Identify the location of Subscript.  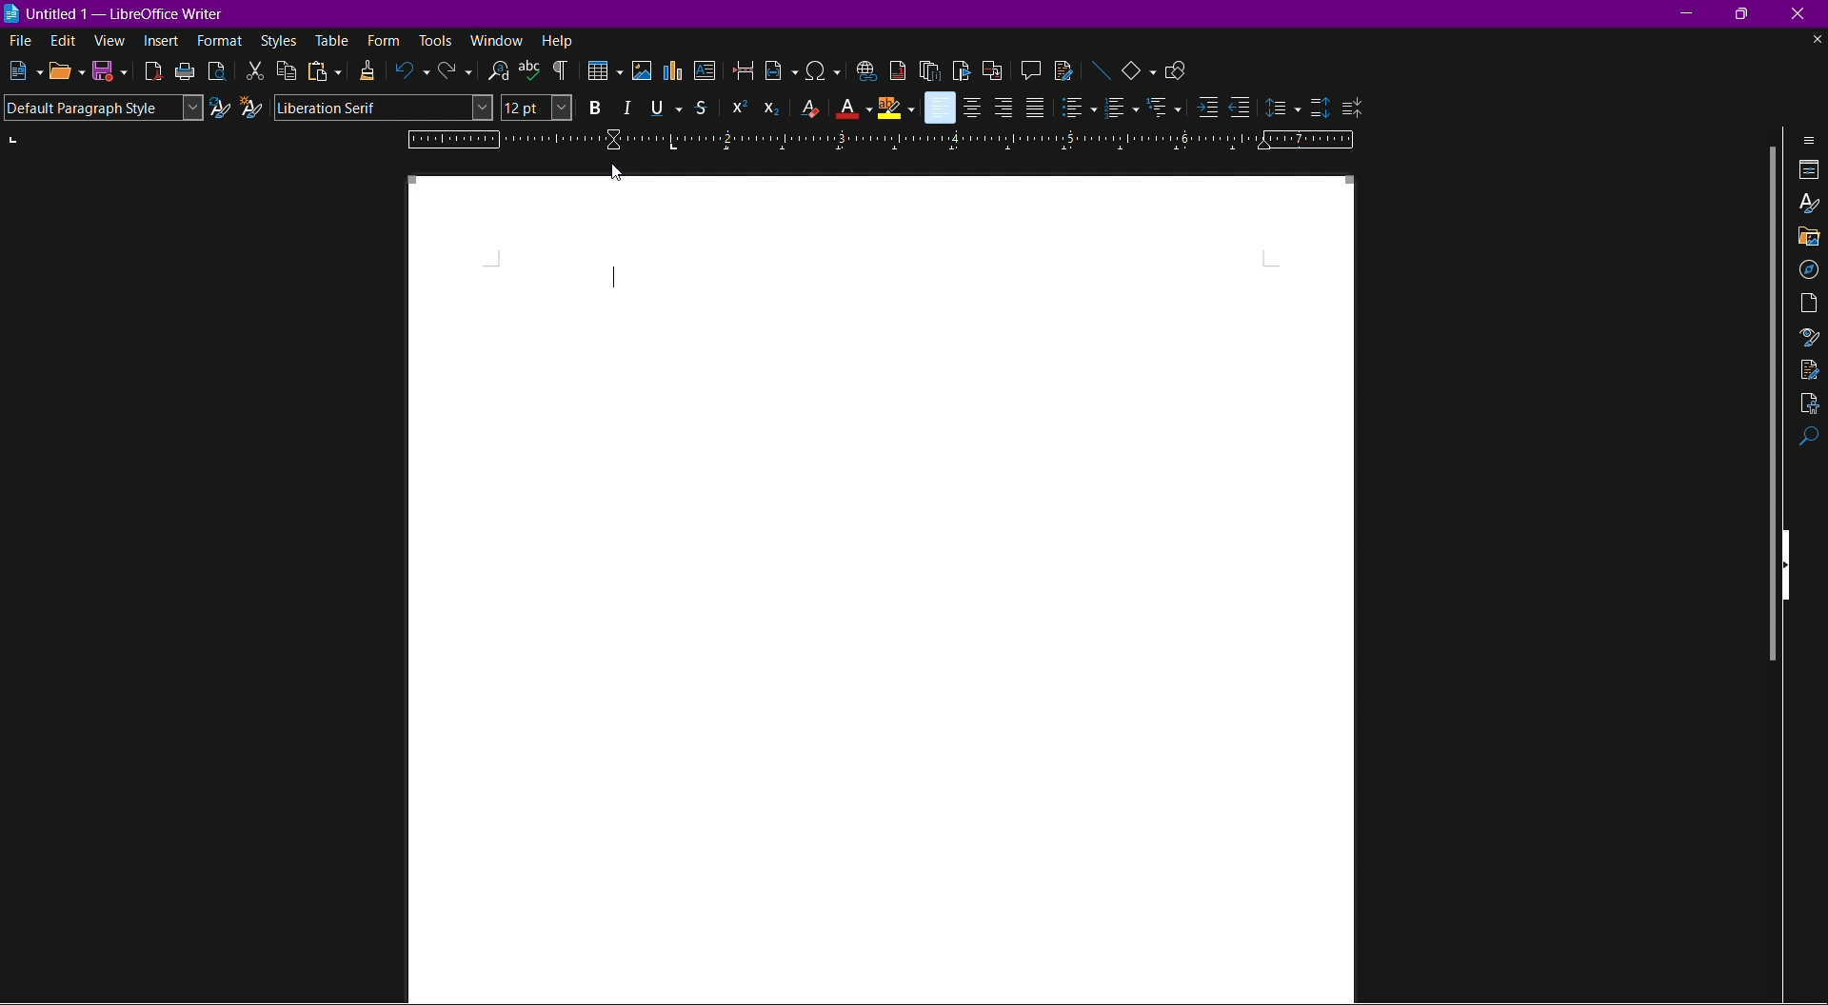
(772, 108).